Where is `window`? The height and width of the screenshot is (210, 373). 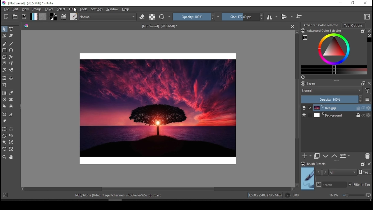
window is located at coordinates (112, 9).